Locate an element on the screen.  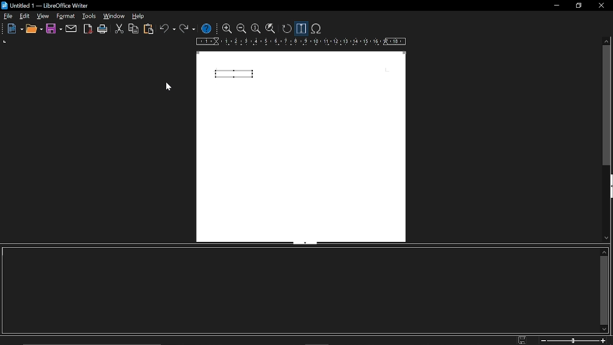
restore down is located at coordinates (578, 6).